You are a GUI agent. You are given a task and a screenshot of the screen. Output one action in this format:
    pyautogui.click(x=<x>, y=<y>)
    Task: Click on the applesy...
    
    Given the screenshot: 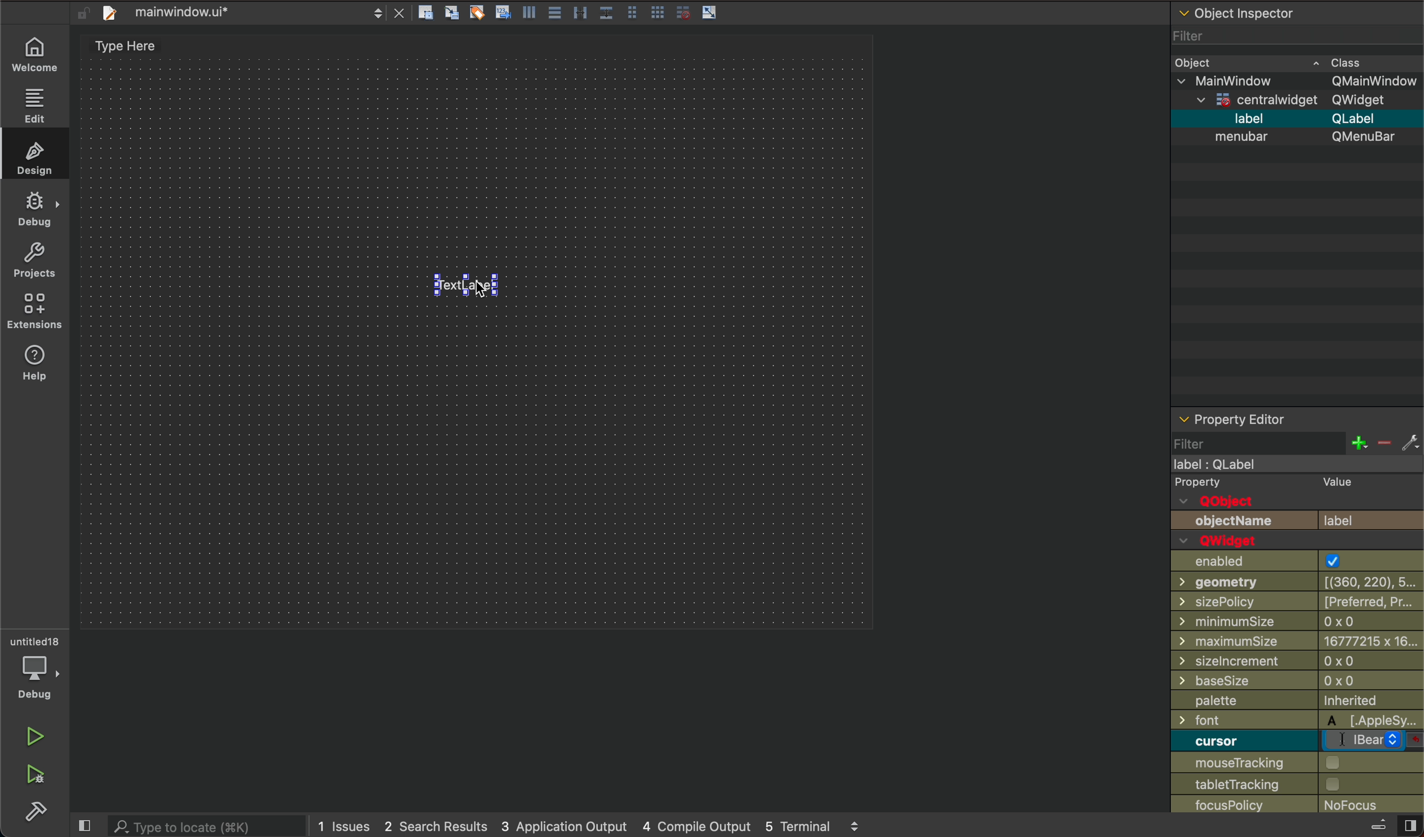 What is the action you would take?
    pyautogui.click(x=1374, y=722)
    